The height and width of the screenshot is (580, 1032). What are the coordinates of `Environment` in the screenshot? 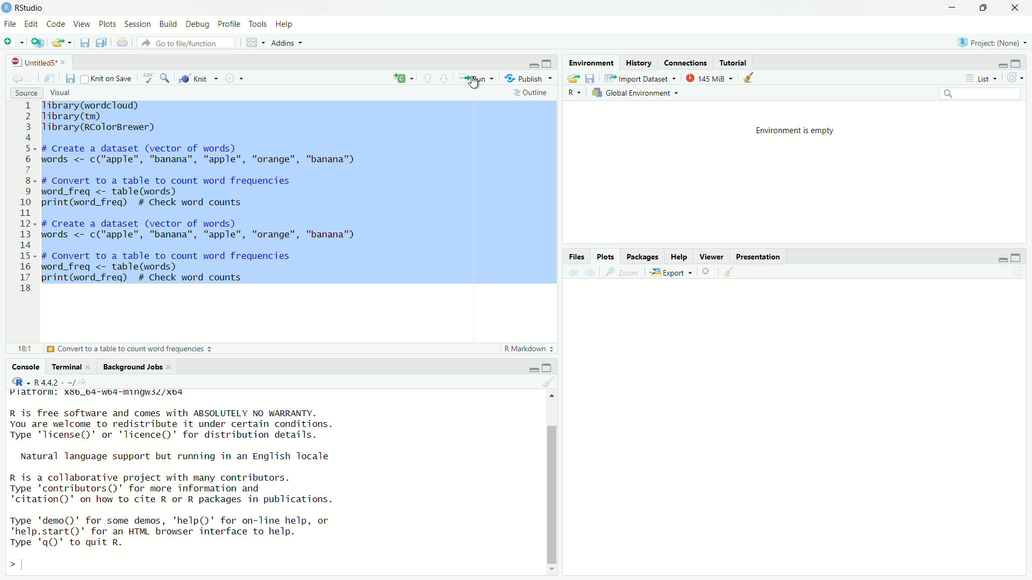 It's located at (591, 63).